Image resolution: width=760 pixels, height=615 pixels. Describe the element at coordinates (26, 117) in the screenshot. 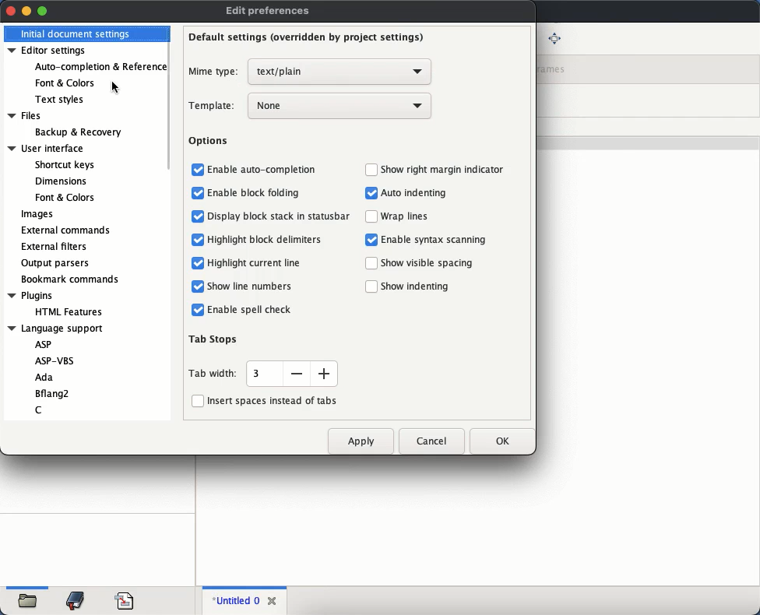

I see `files` at that location.